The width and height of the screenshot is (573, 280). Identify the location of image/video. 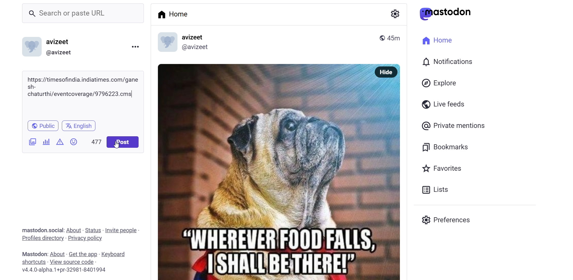
(33, 141).